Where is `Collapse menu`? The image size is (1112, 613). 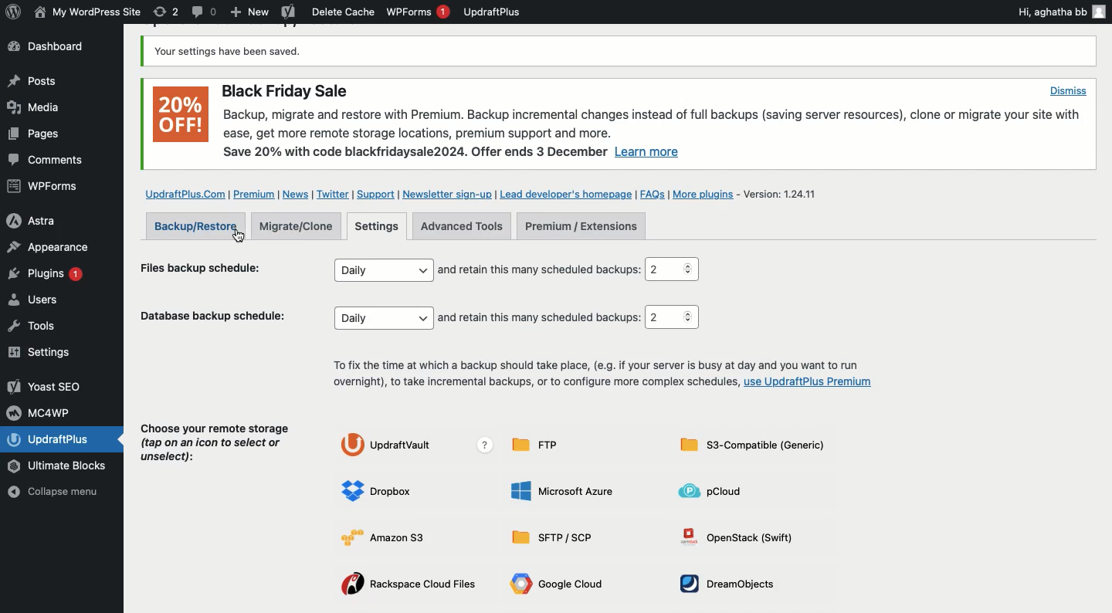 Collapse menu is located at coordinates (63, 492).